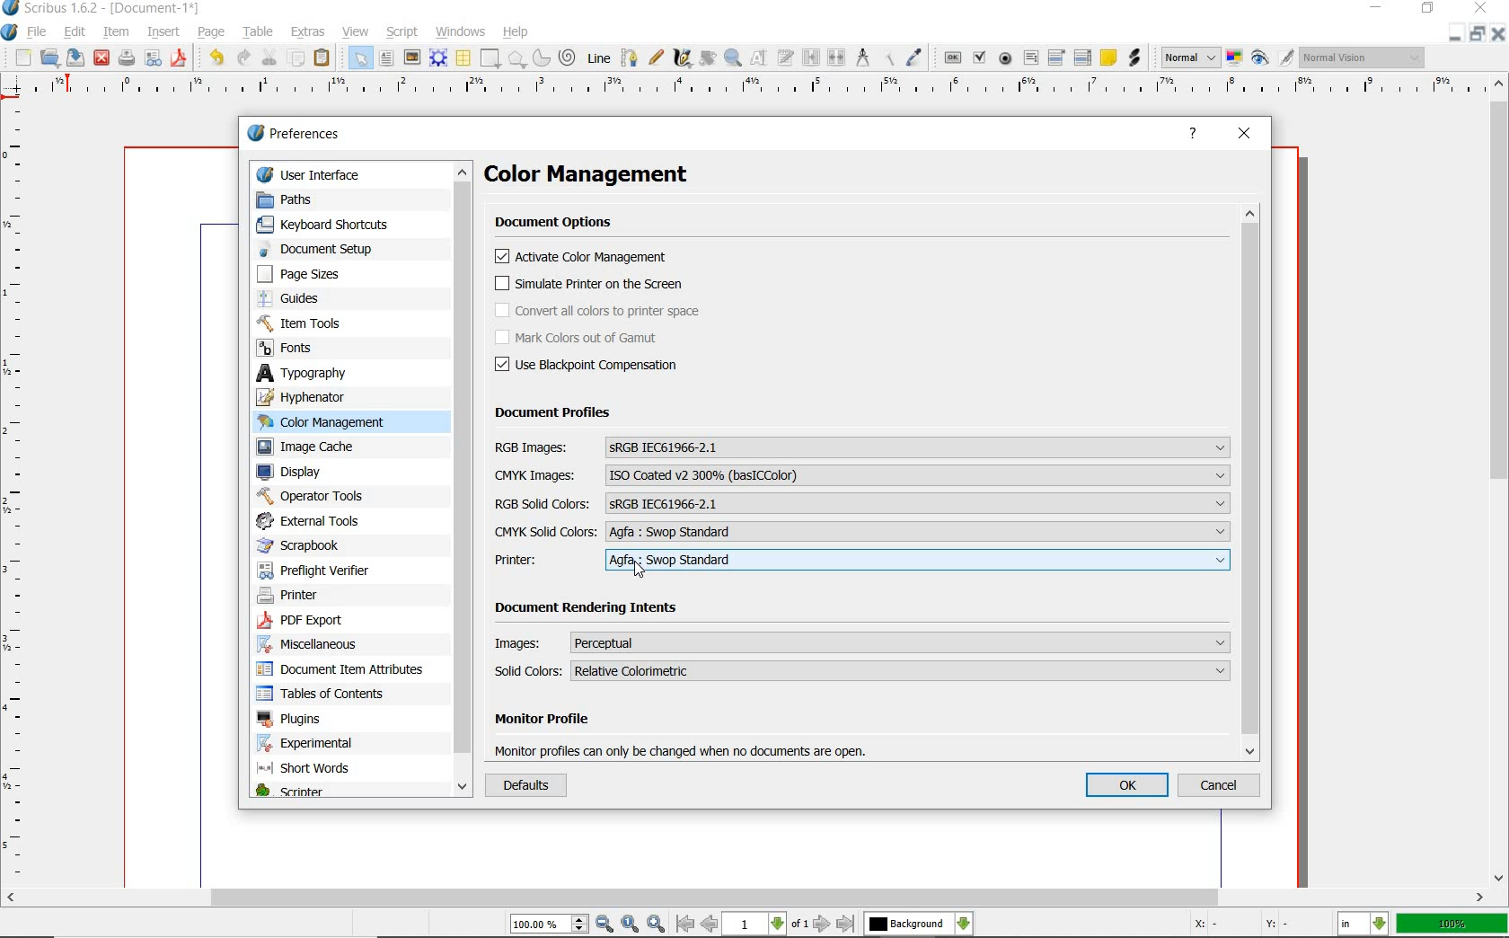 This screenshot has height=938, width=1509. Describe the element at coordinates (1030, 58) in the screenshot. I see `pdf text field` at that location.